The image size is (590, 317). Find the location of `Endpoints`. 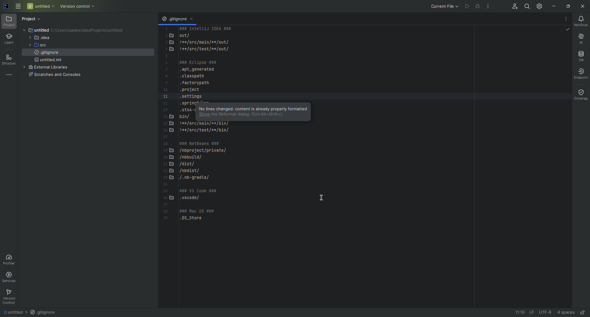

Endpoints is located at coordinates (582, 74).